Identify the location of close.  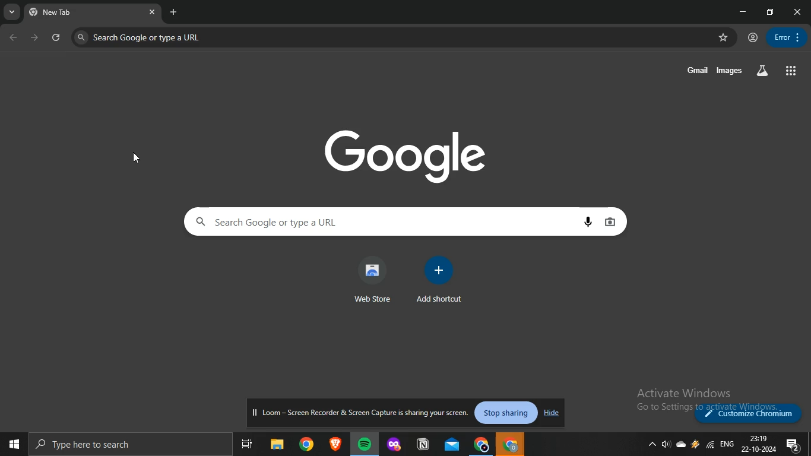
(798, 12).